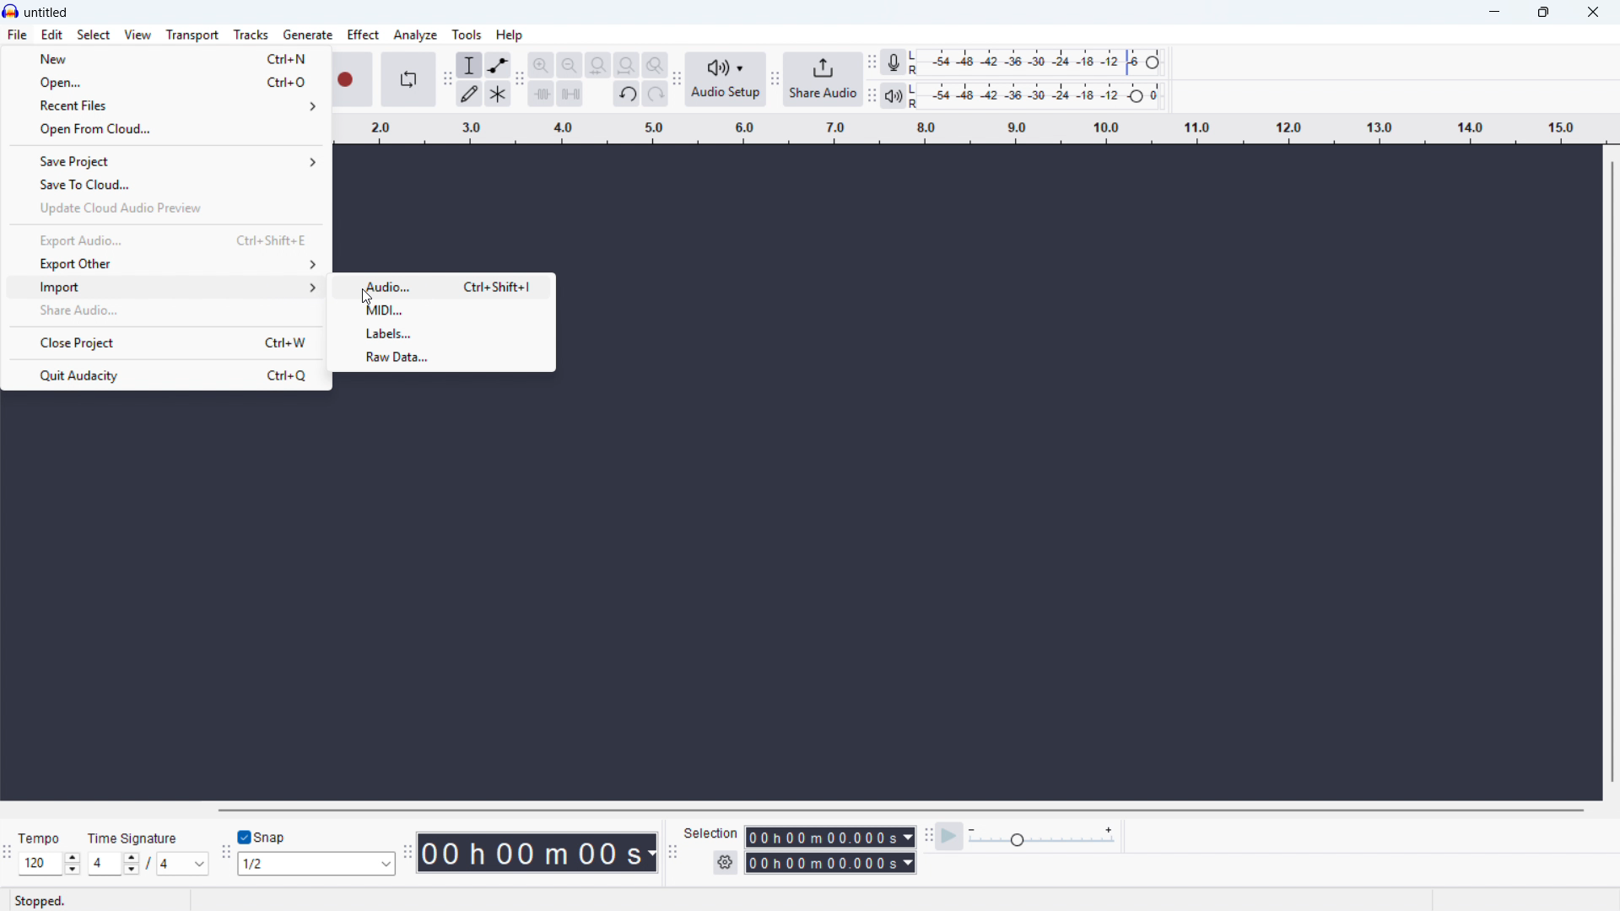 Image resolution: width=1620 pixels, height=911 pixels. Describe the element at coordinates (571, 94) in the screenshot. I see `Silence audio selection ` at that location.